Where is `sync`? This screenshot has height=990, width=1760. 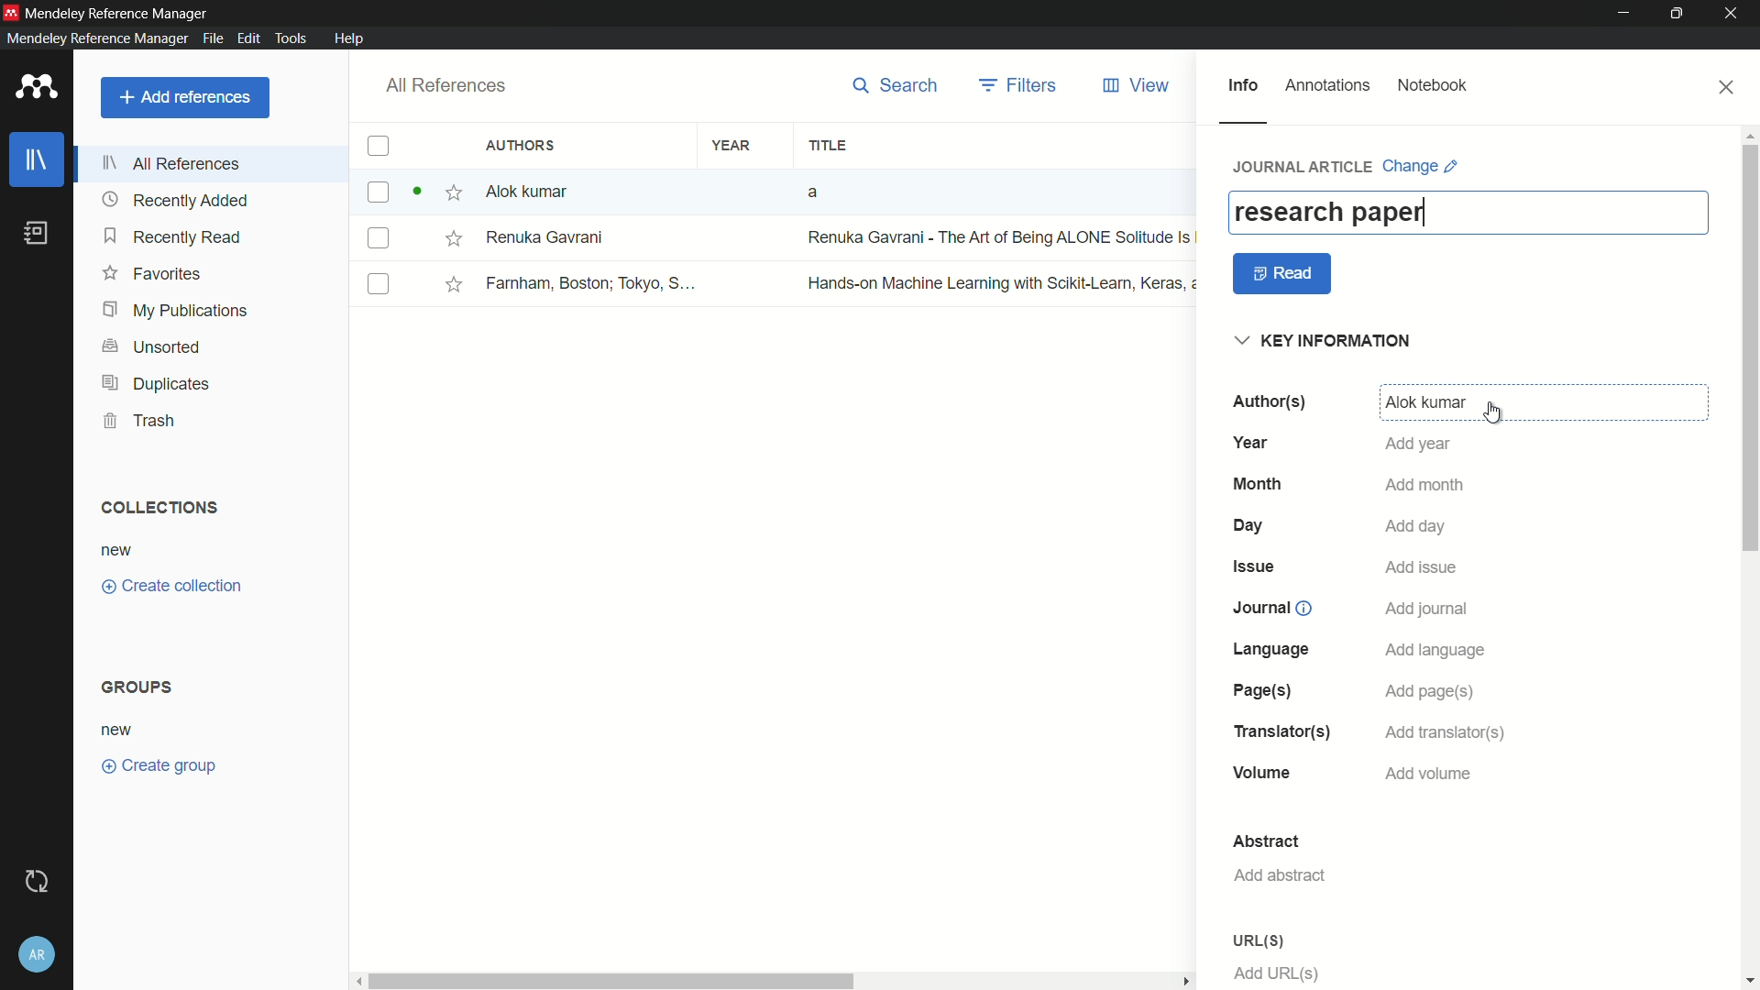
sync is located at coordinates (40, 882).